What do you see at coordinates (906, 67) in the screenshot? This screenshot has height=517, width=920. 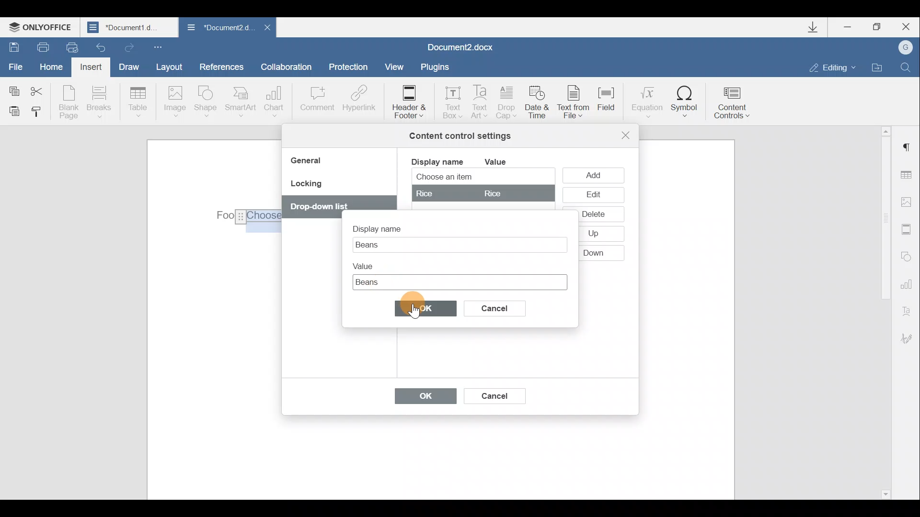 I see `Find` at bounding box center [906, 67].